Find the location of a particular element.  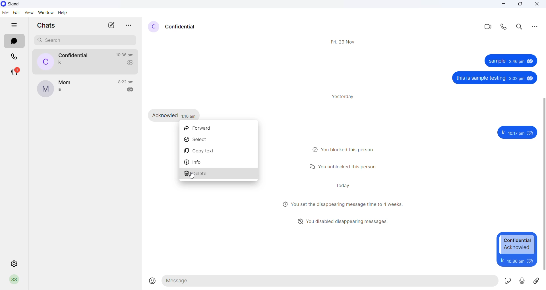

block notification is located at coordinates (344, 149).